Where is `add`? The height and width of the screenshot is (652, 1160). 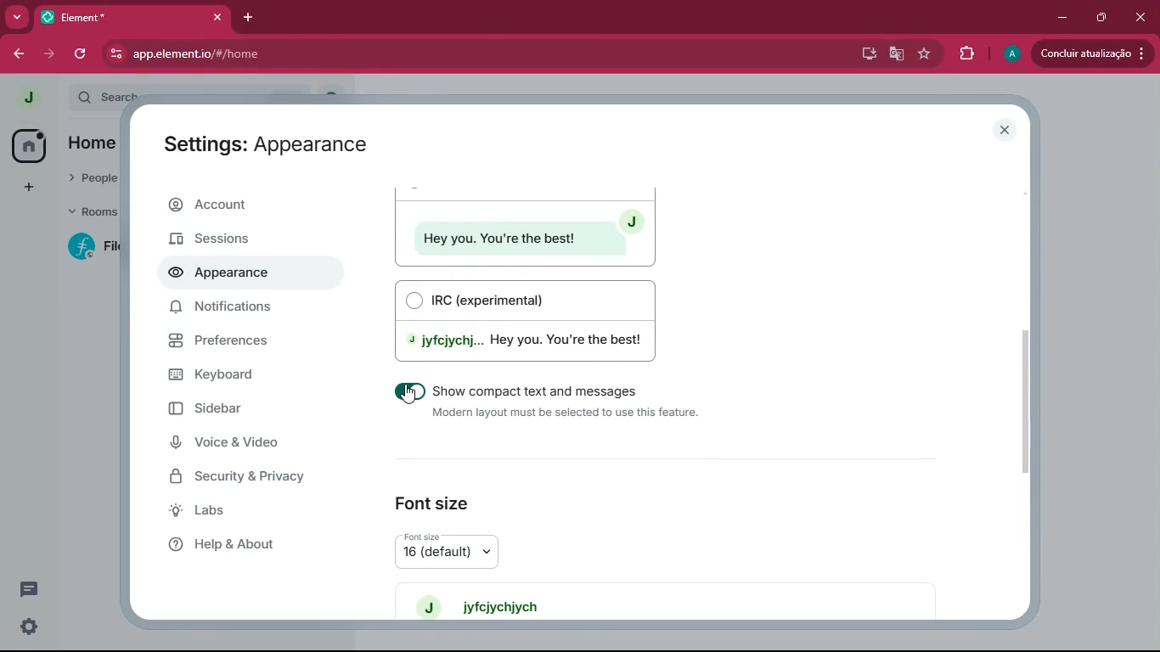
add is located at coordinates (25, 187).